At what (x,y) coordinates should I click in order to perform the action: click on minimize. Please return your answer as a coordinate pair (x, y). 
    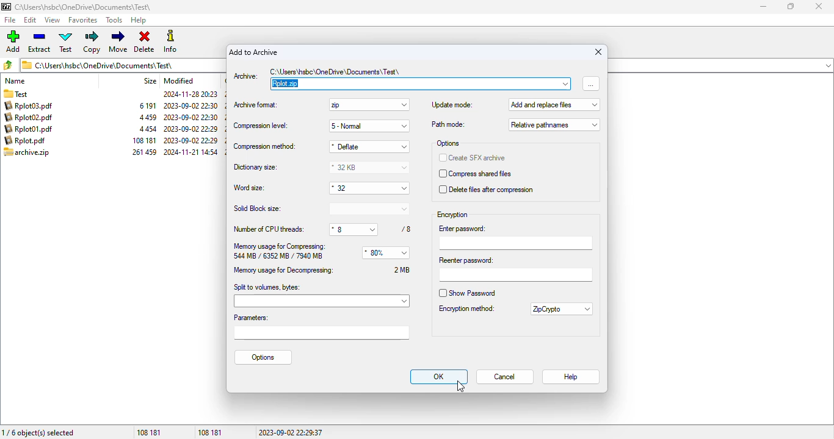
    Looking at the image, I should click on (764, 7).